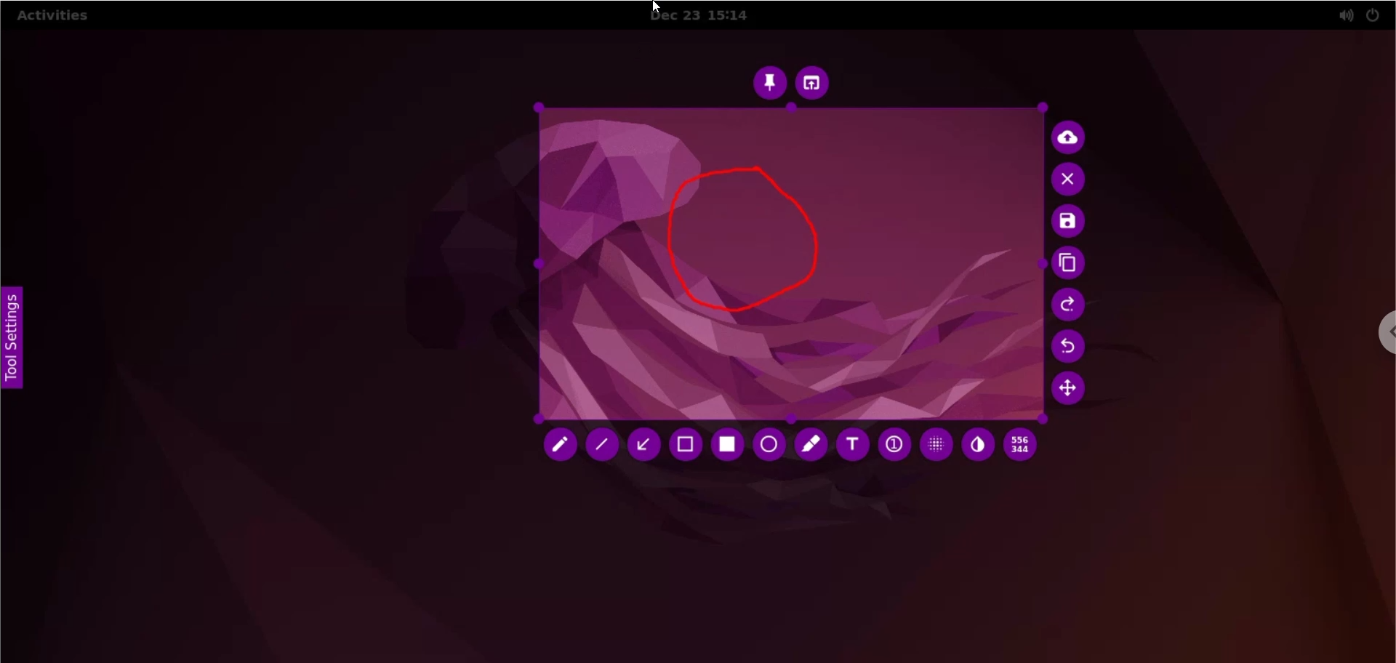 This screenshot has width=1396, height=663. What do you see at coordinates (1070, 308) in the screenshot?
I see `redo` at bounding box center [1070, 308].